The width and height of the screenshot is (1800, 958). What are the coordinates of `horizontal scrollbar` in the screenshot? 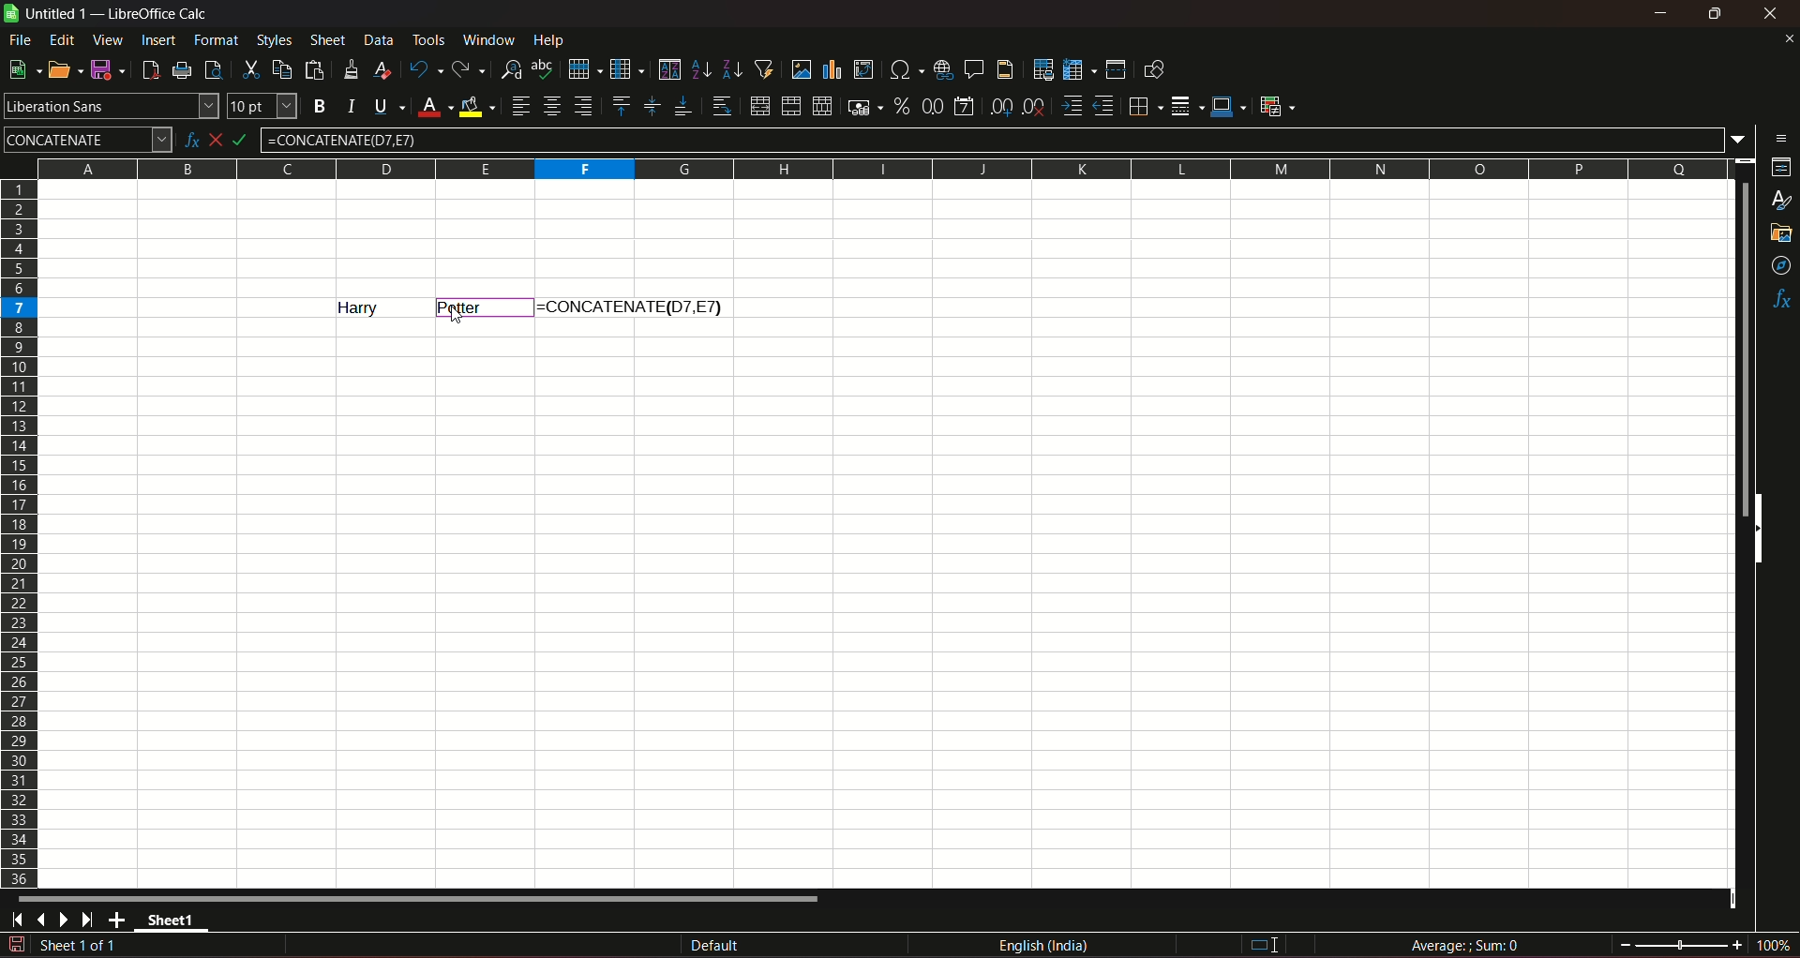 It's located at (420, 898).